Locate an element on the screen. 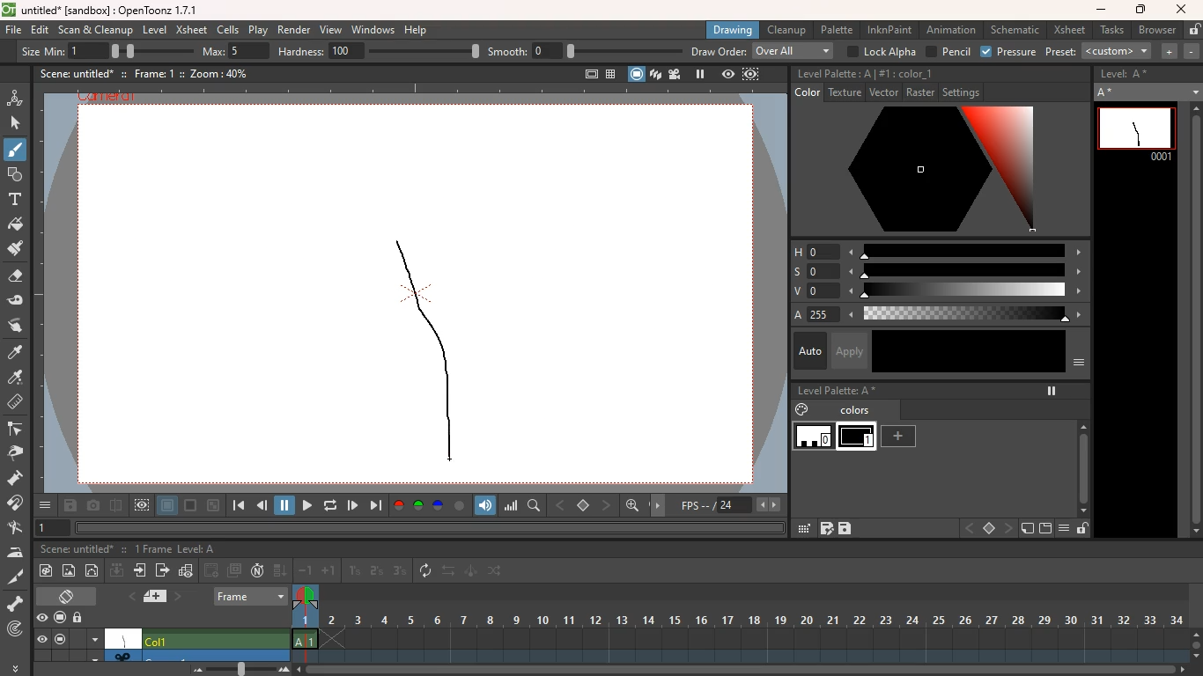 The height and width of the screenshot is (676, 1203). down arrow is located at coordinates (93, 657).